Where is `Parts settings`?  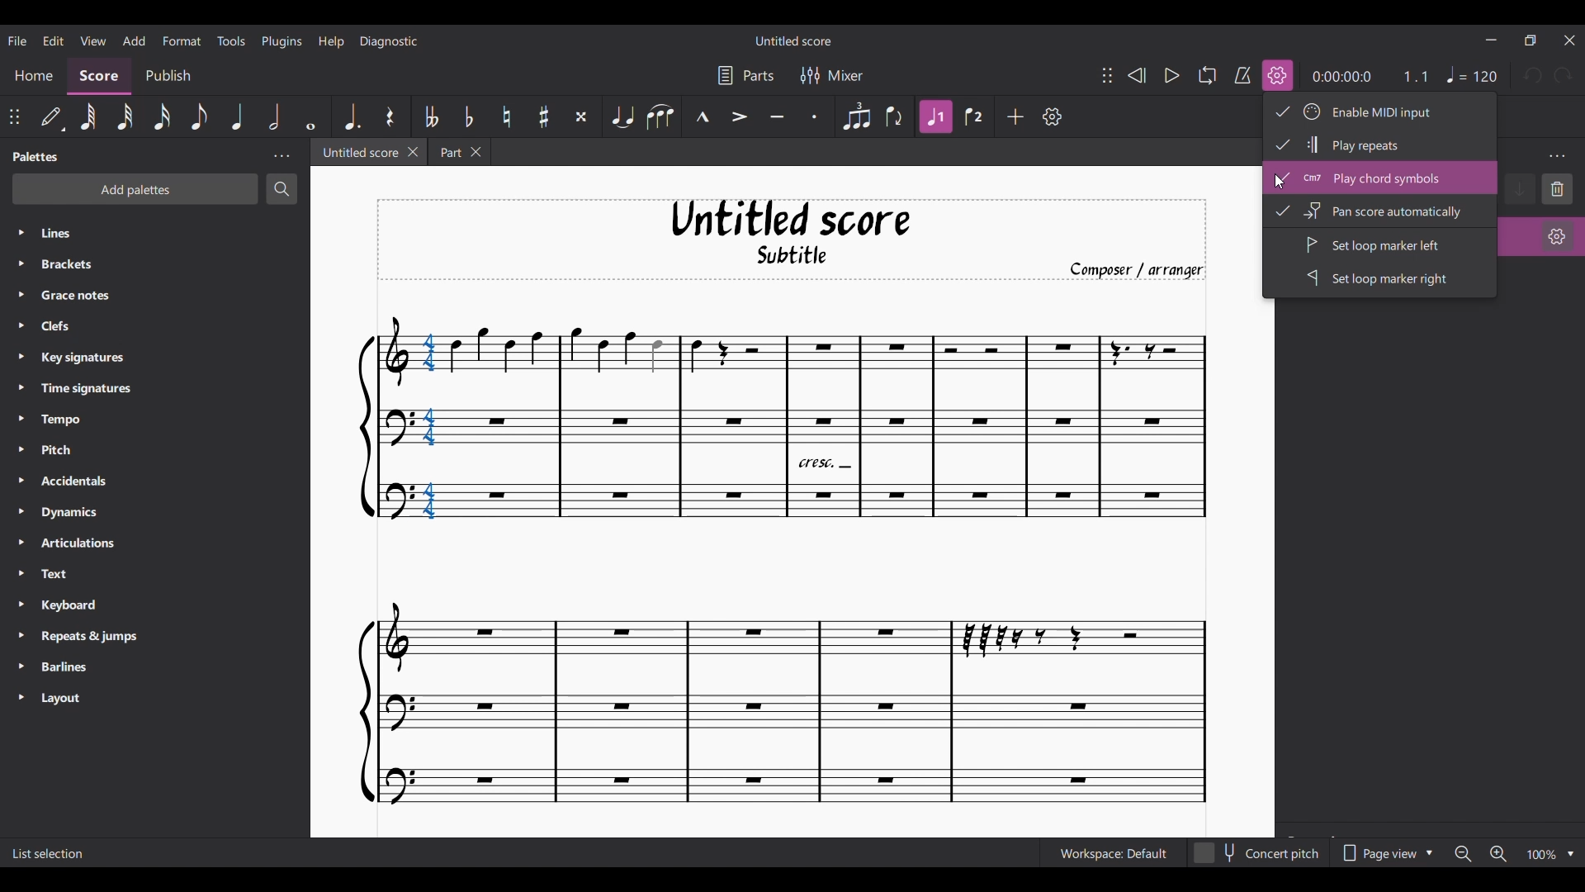
Parts settings is located at coordinates (746, 75).